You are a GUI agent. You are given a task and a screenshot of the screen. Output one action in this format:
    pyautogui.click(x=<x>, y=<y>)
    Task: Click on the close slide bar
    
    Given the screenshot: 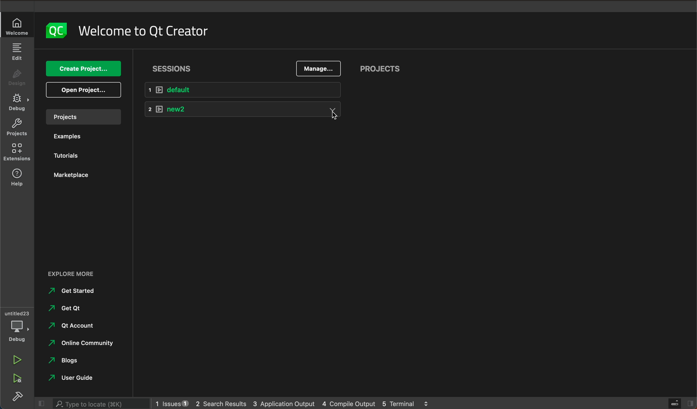 What is the action you would take?
    pyautogui.click(x=677, y=403)
    